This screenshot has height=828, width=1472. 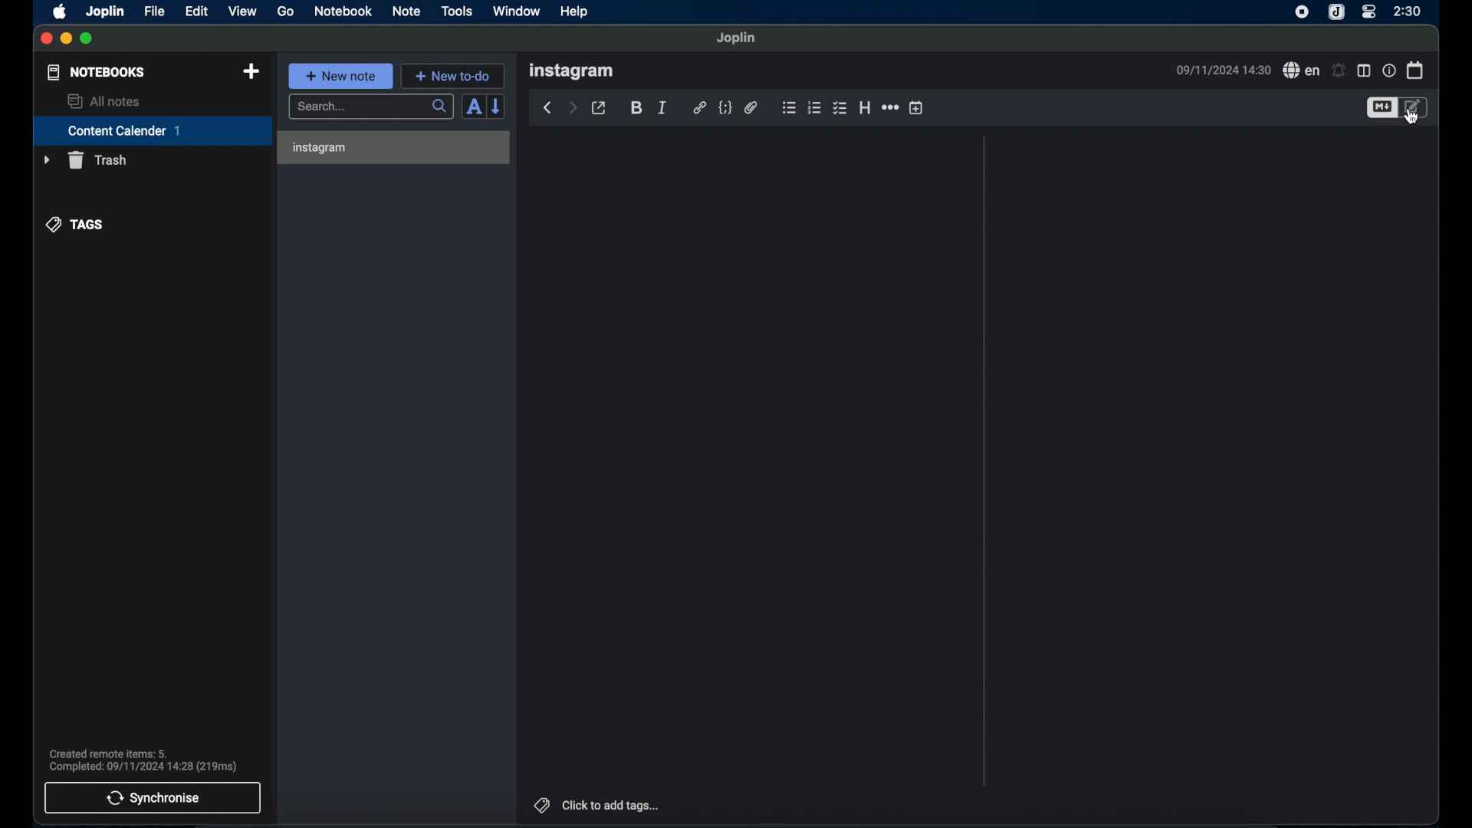 What do you see at coordinates (198, 12) in the screenshot?
I see `edit` at bounding box center [198, 12].